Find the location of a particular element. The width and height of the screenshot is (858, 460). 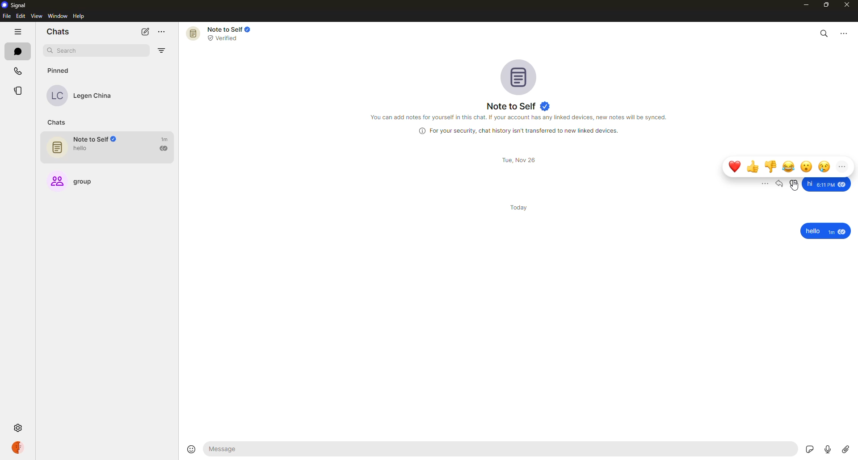

minimize is located at coordinates (803, 4).